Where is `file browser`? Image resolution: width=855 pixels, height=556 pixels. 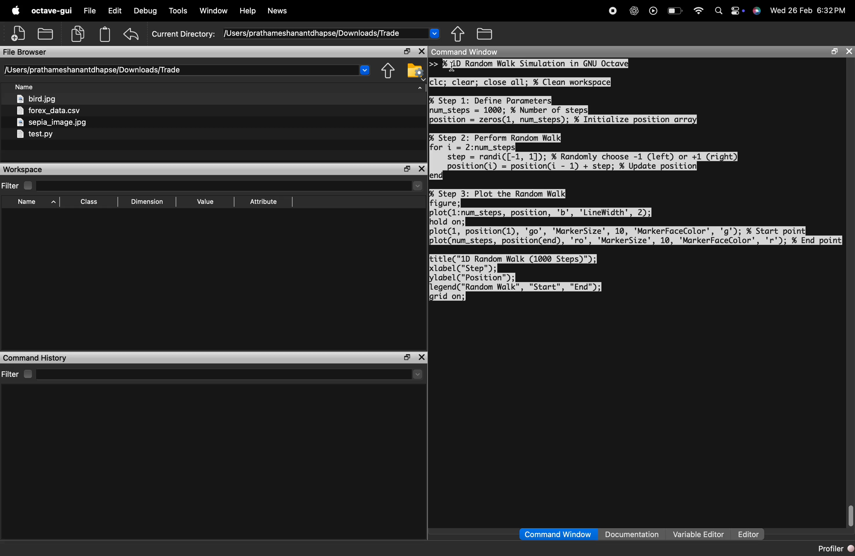 file browser is located at coordinates (26, 52).